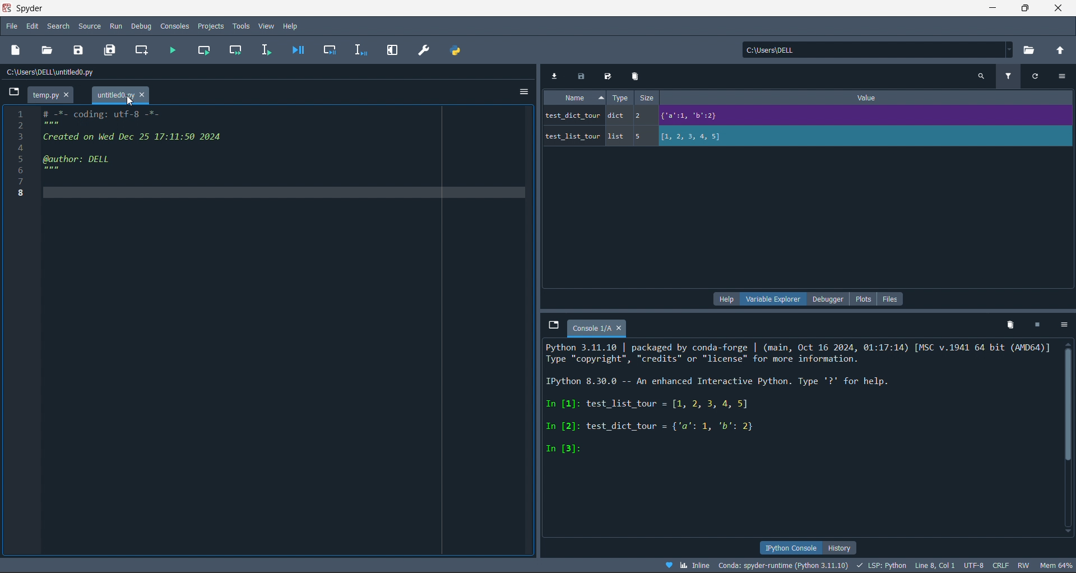  What do you see at coordinates (236, 49) in the screenshot?
I see `run cell and move` at bounding box center [236, 49].